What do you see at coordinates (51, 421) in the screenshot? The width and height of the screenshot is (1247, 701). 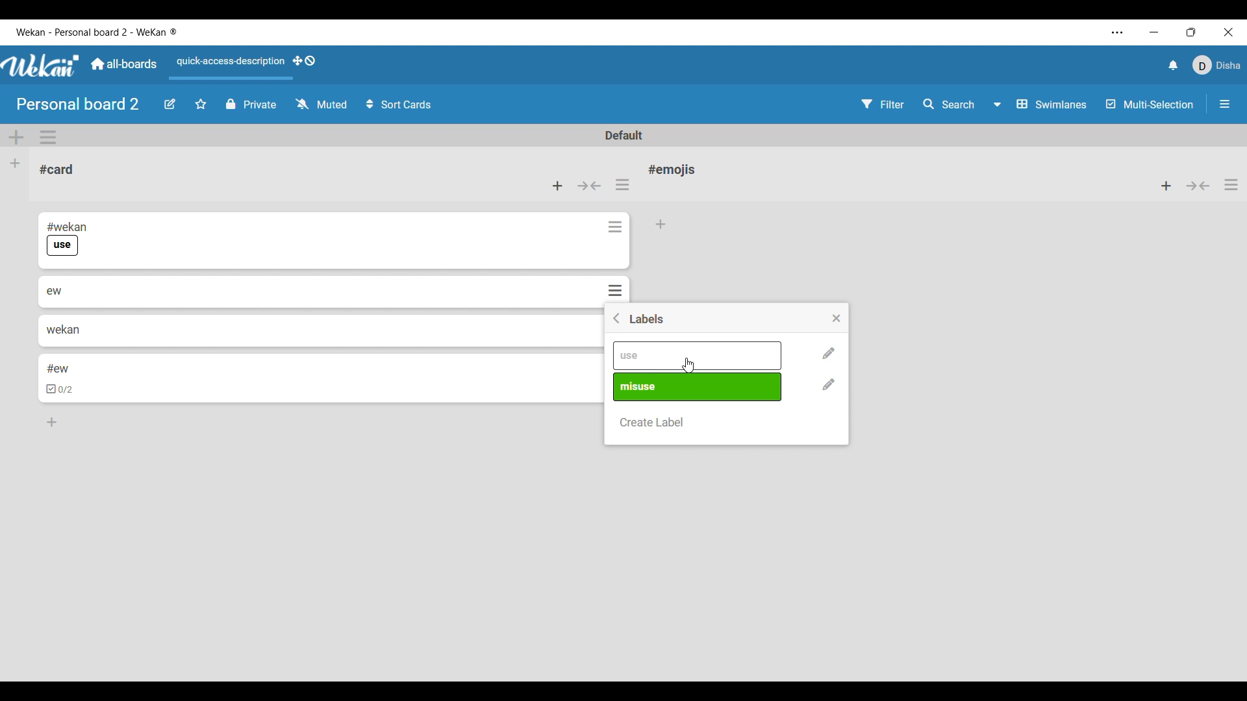 I see `Add card to bottom of list` at bounding box center [51, 421].